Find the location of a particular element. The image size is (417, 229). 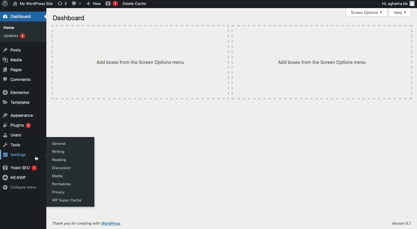

Writing is located at coordinates (58, 152).